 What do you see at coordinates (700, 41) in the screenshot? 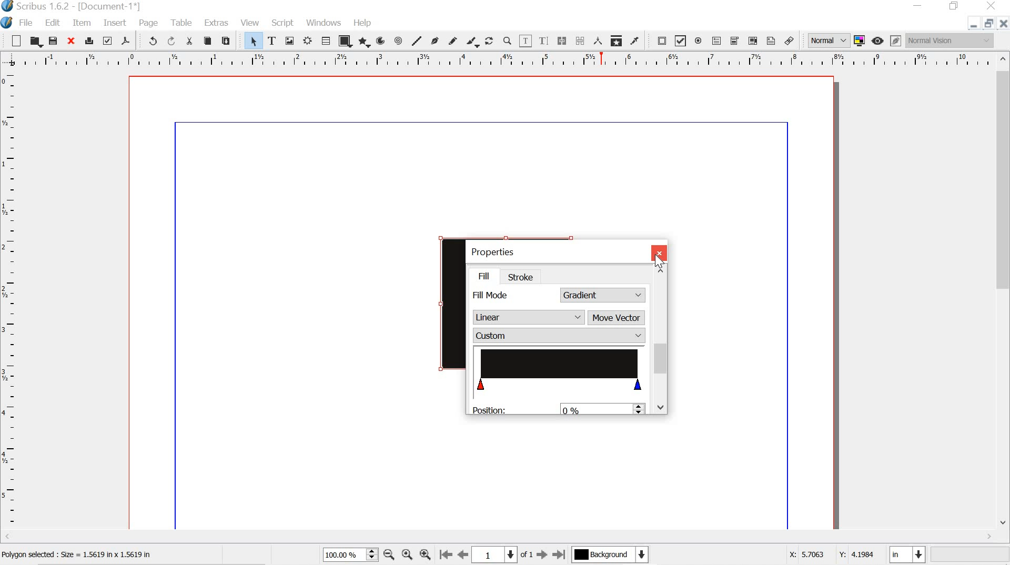
I see `pdf radio button` at bounding box center [700, 41].